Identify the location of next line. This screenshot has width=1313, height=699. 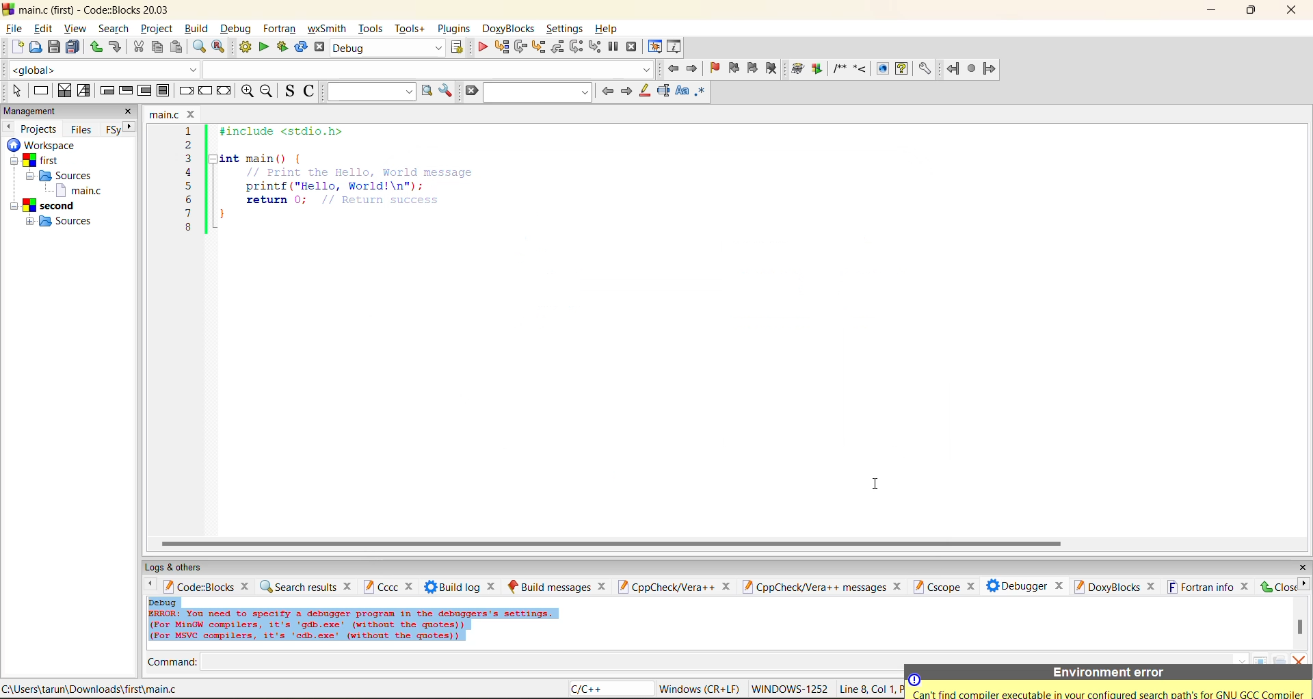
(519, 47).